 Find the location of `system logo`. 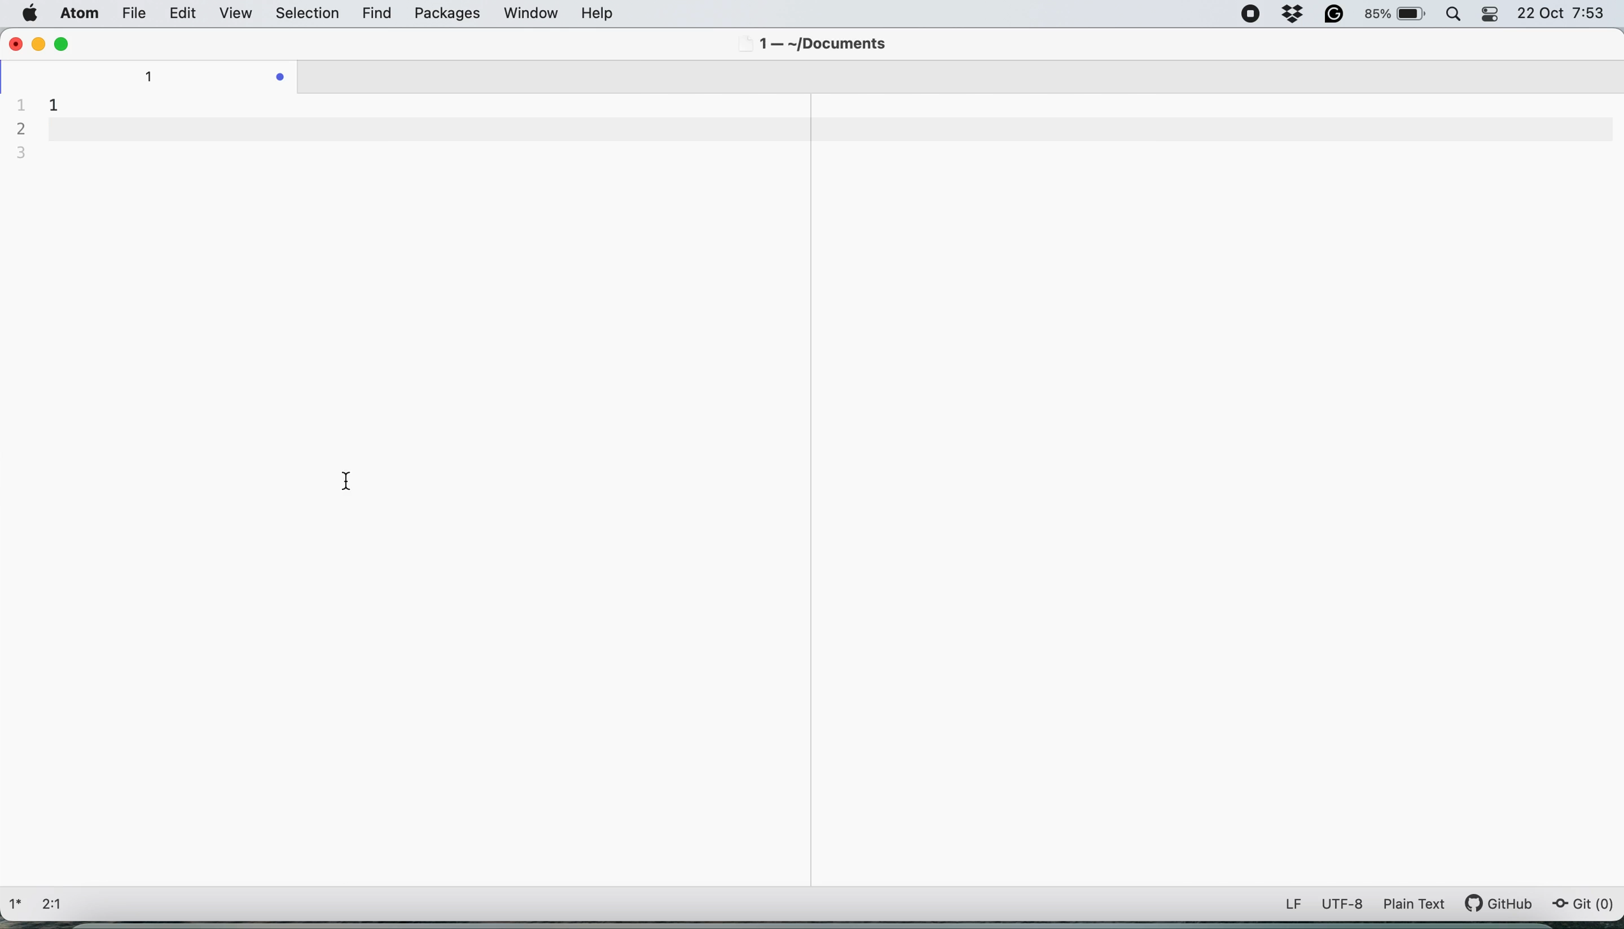

system logo is located at coordinates (32, 13).